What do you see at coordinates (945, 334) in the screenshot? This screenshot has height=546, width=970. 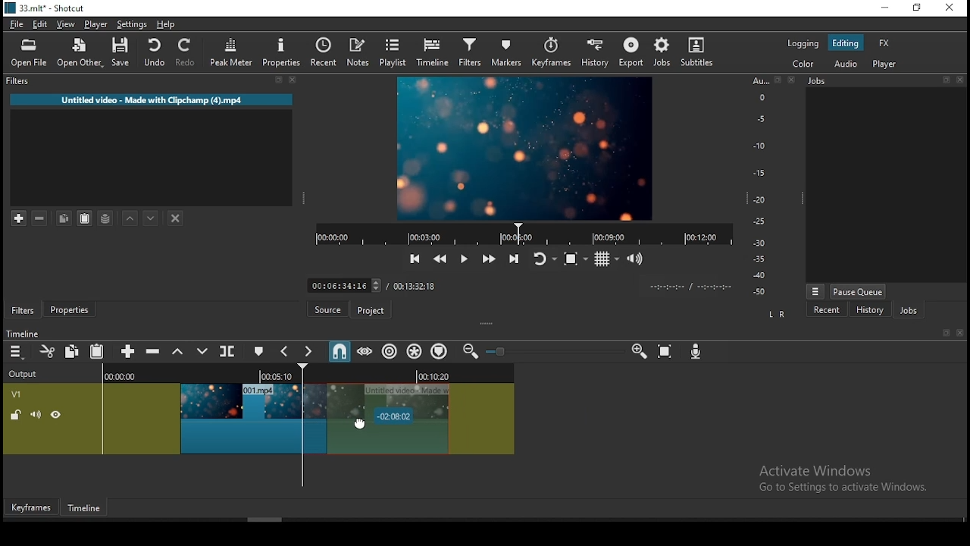 I see `` at bounding box center [945, 334].